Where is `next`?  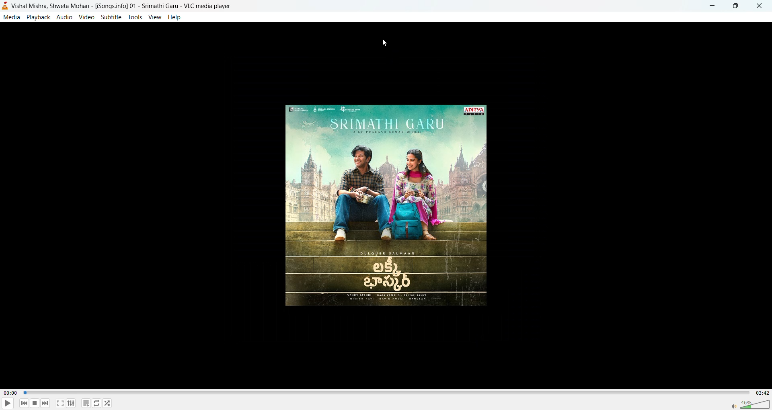 next is located at coordinates (45, 402).